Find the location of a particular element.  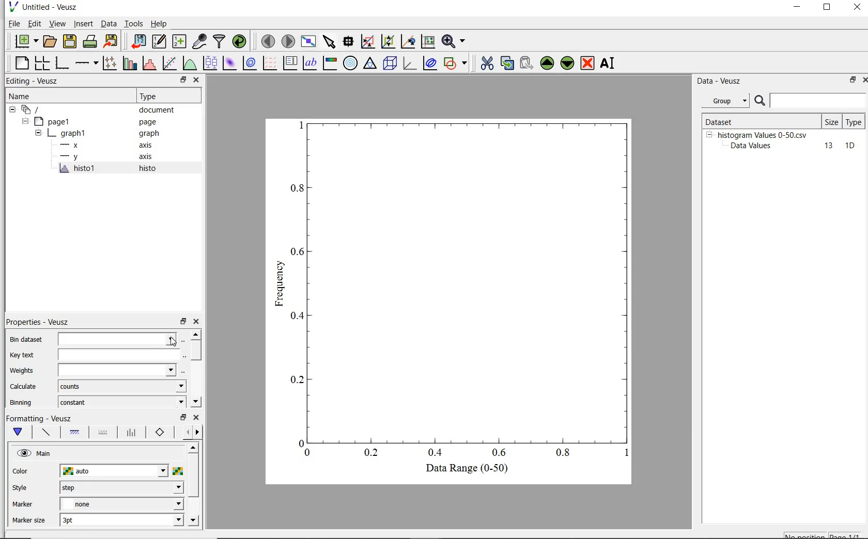

marker border is located at coordinates (160, 433).